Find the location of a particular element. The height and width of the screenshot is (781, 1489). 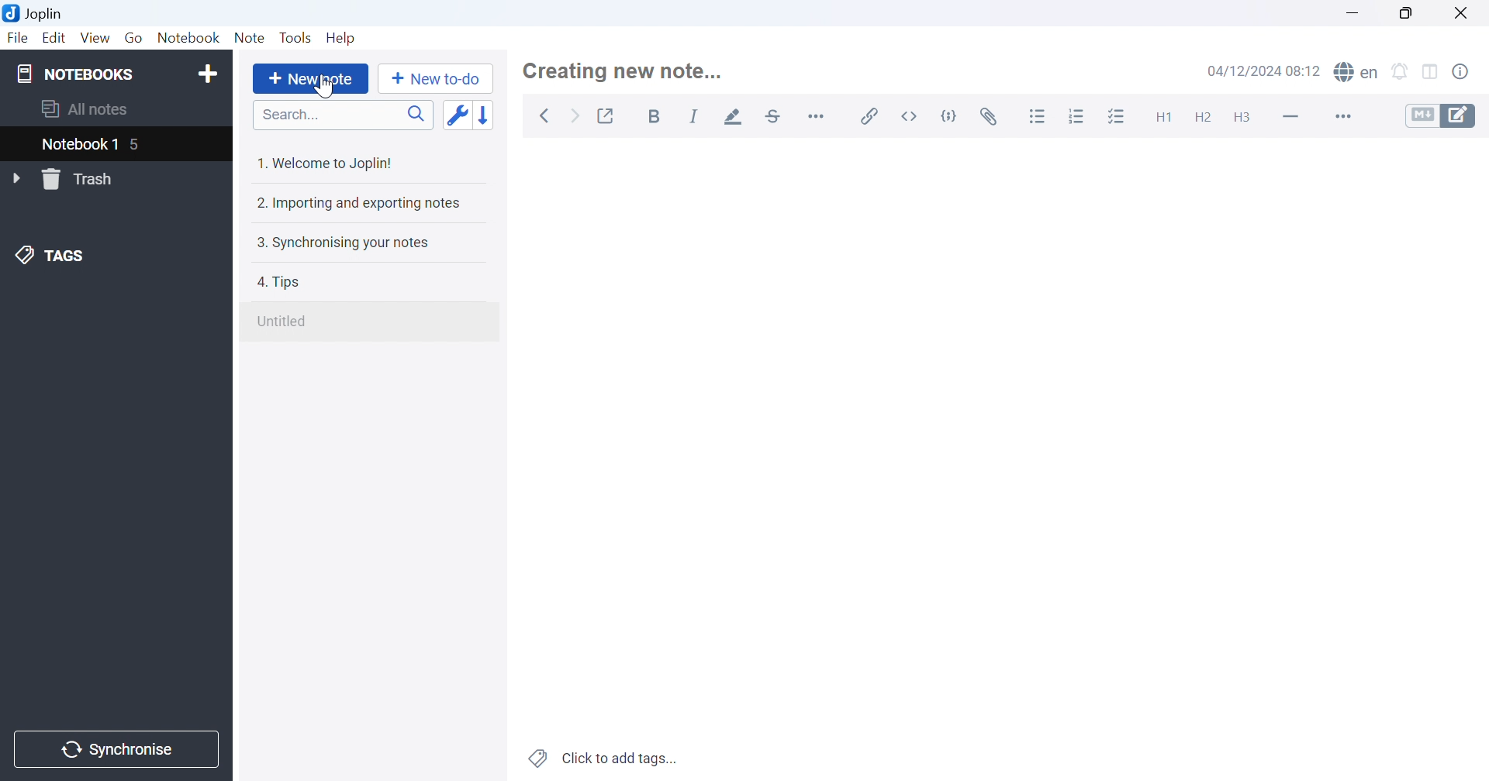

View is located at coordinates (94, 39).